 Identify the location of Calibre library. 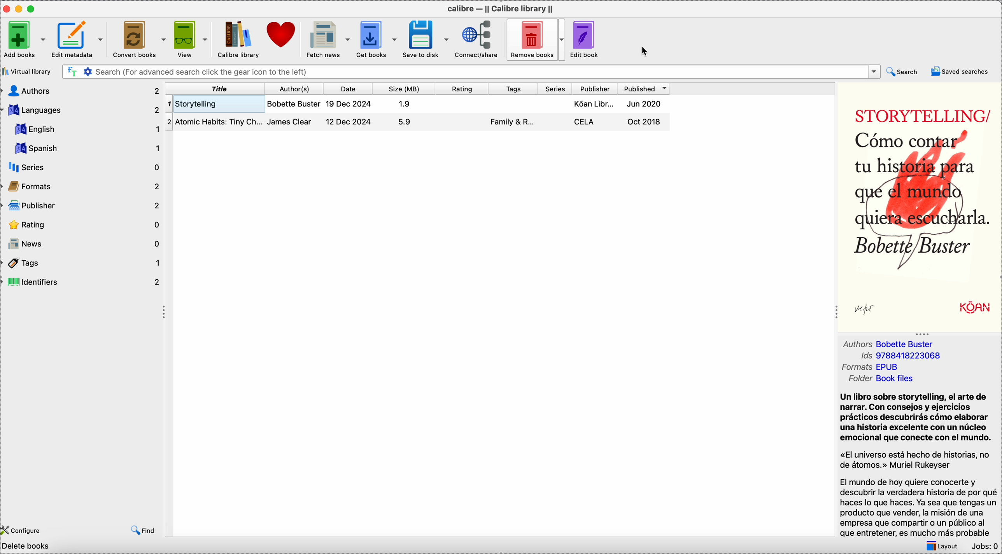
(238, 39).